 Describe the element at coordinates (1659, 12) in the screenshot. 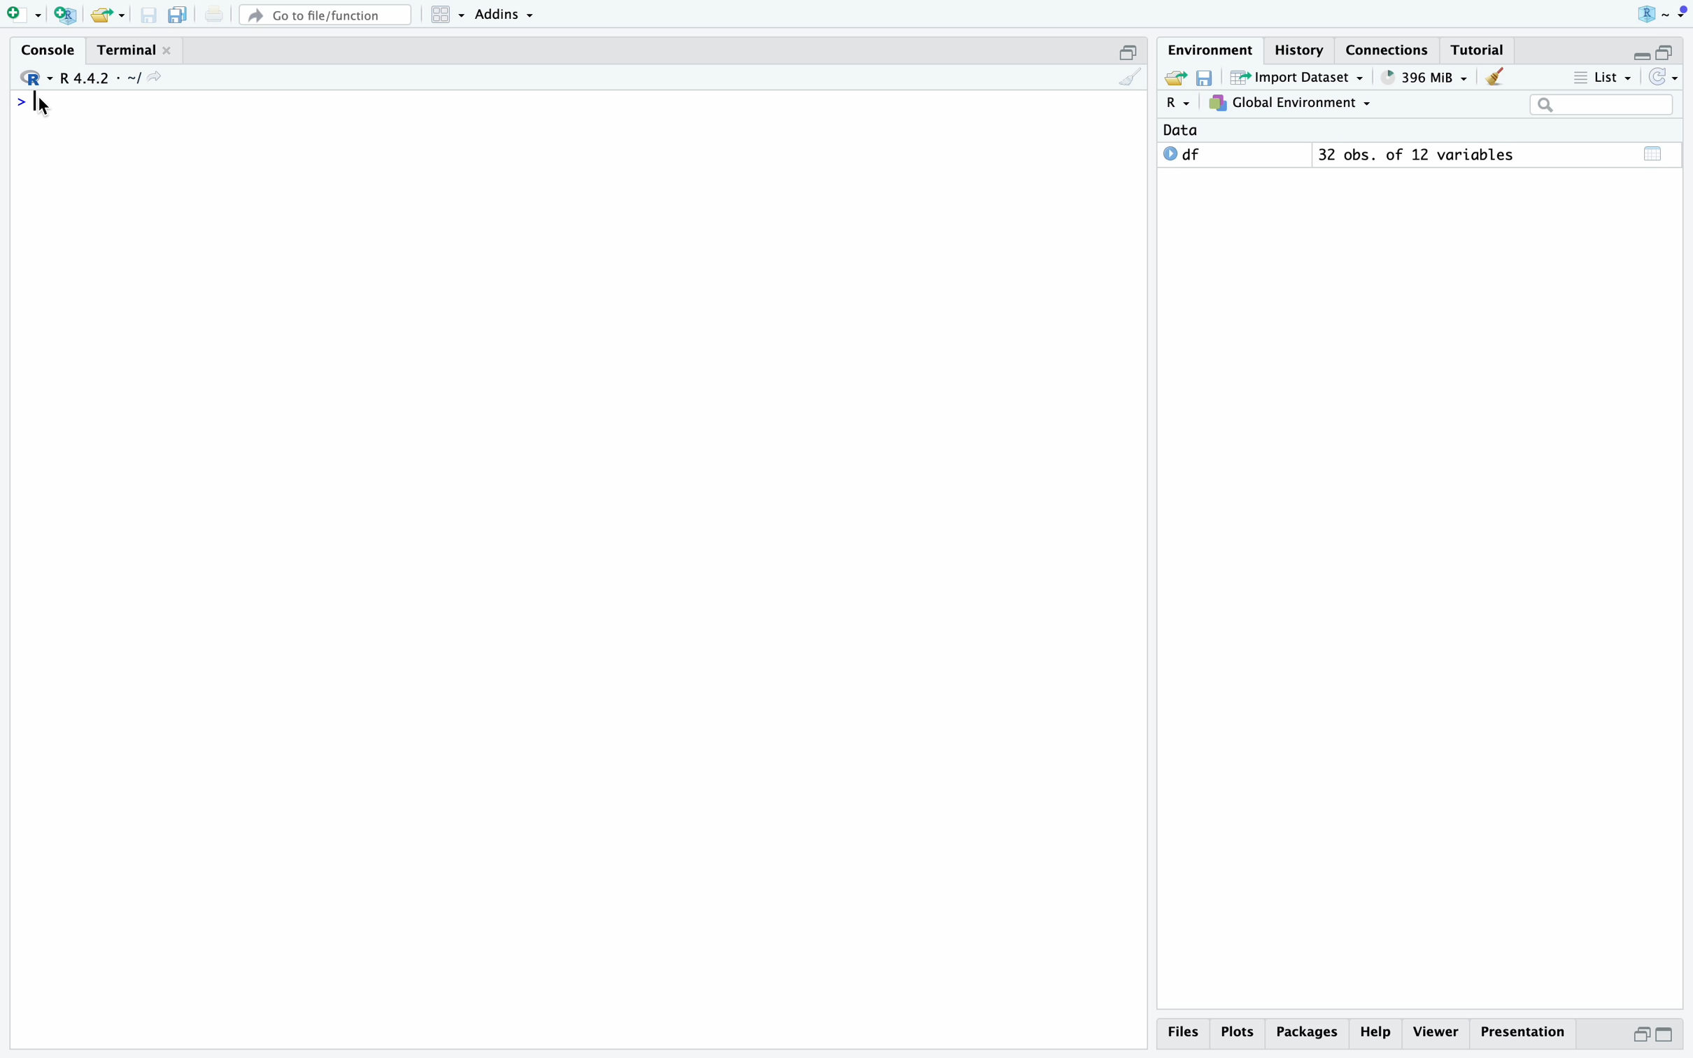

I see `logo` at that location.